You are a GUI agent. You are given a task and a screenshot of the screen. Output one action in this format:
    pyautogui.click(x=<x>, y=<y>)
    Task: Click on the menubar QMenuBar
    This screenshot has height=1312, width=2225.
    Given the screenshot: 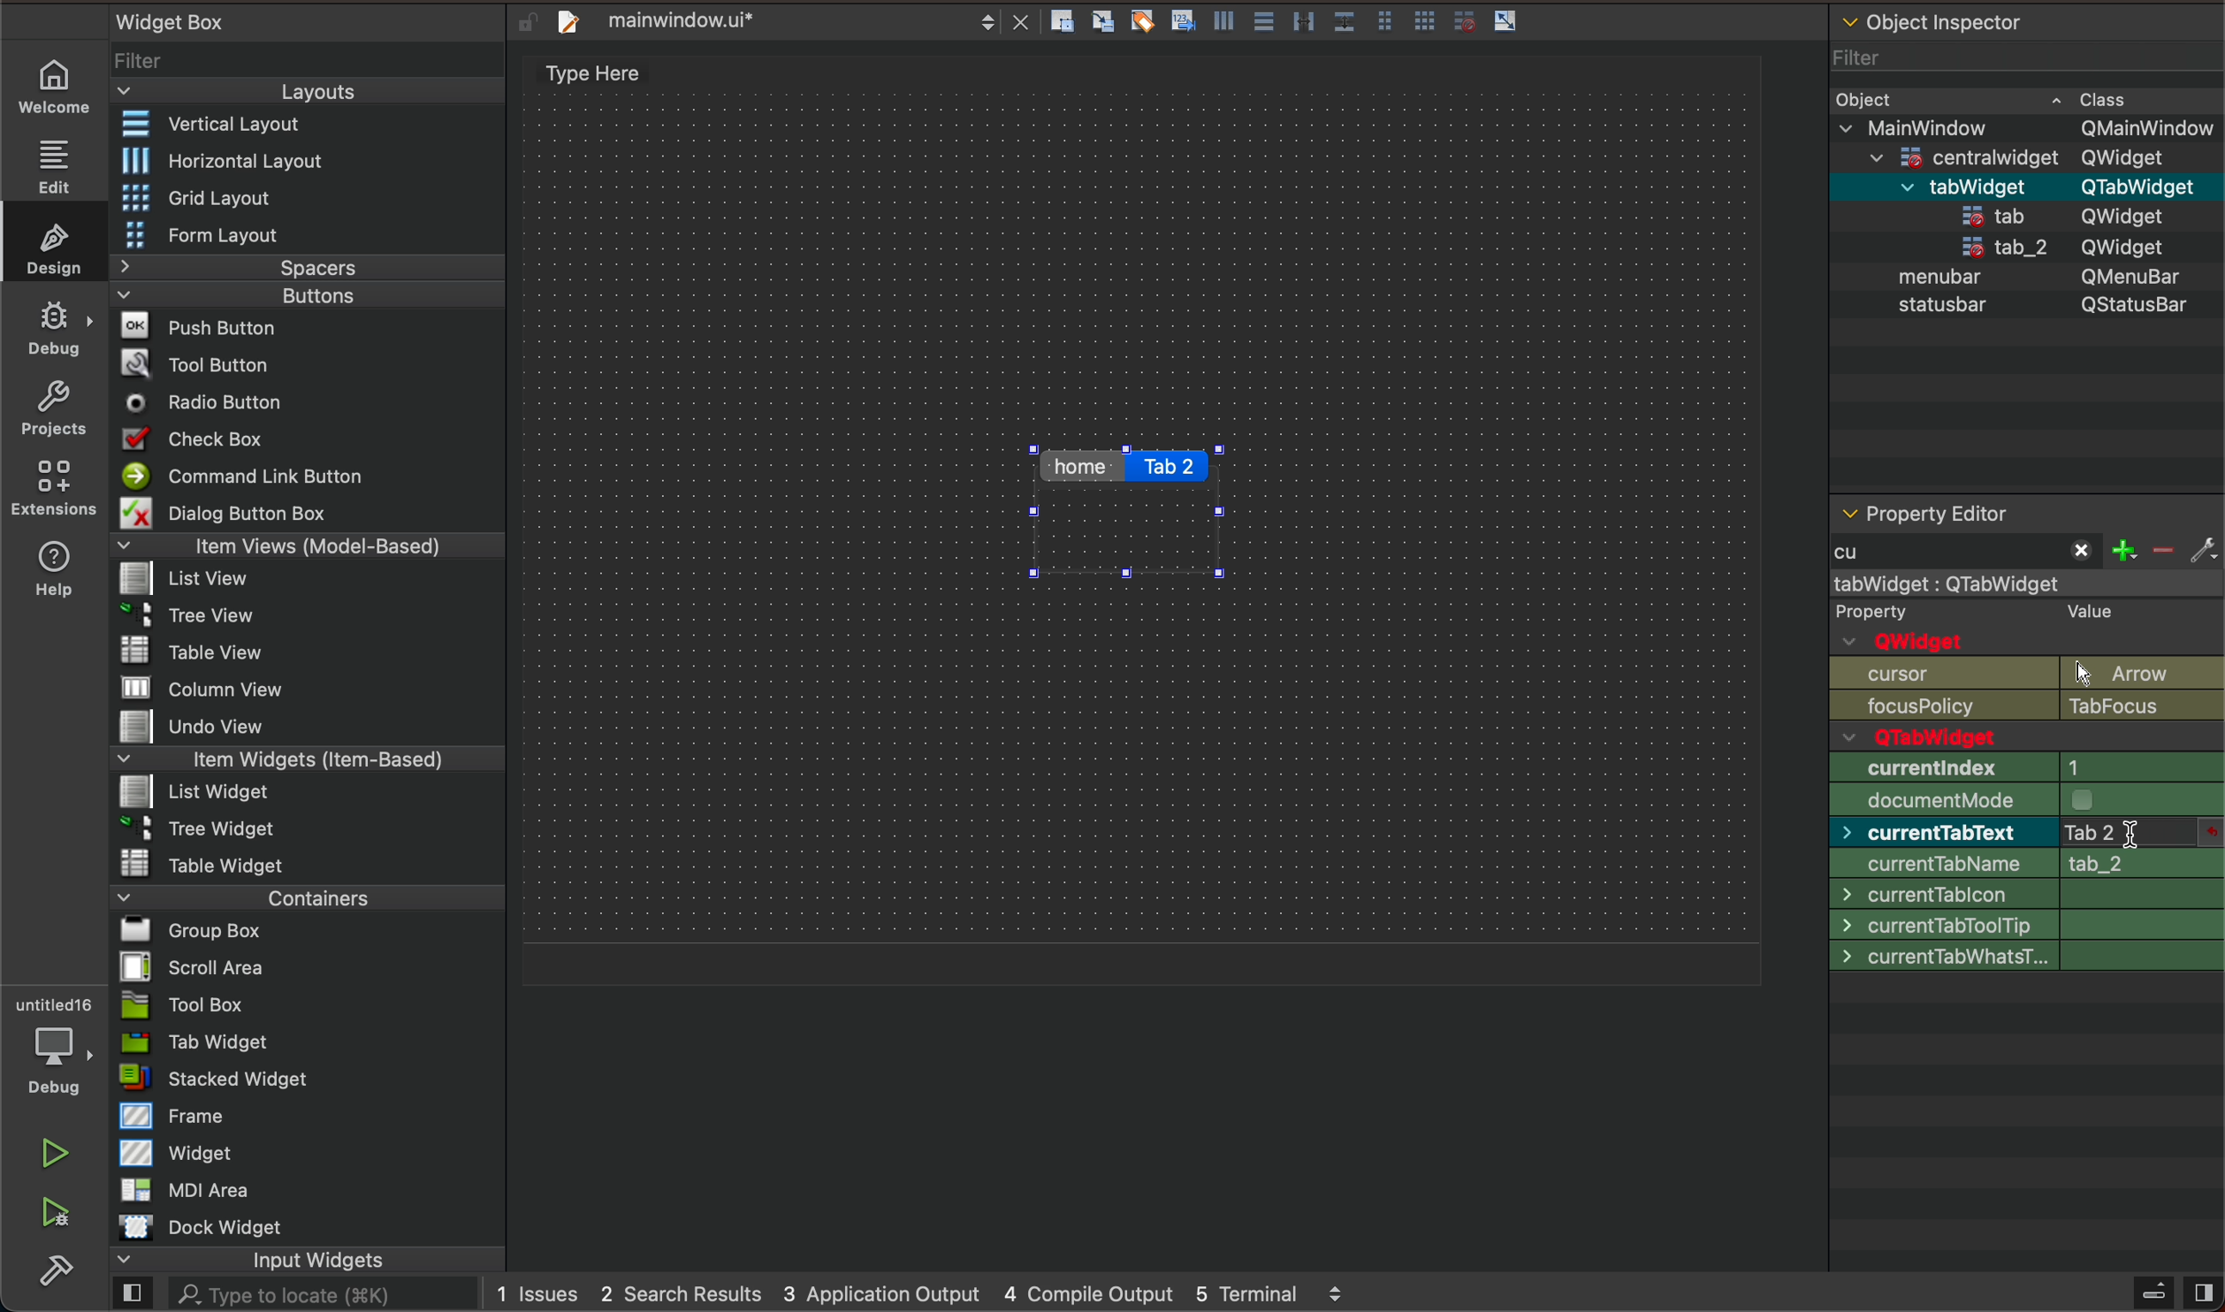 What is the action you would take?
    pyautogui.click(x=2023, y=185)
    